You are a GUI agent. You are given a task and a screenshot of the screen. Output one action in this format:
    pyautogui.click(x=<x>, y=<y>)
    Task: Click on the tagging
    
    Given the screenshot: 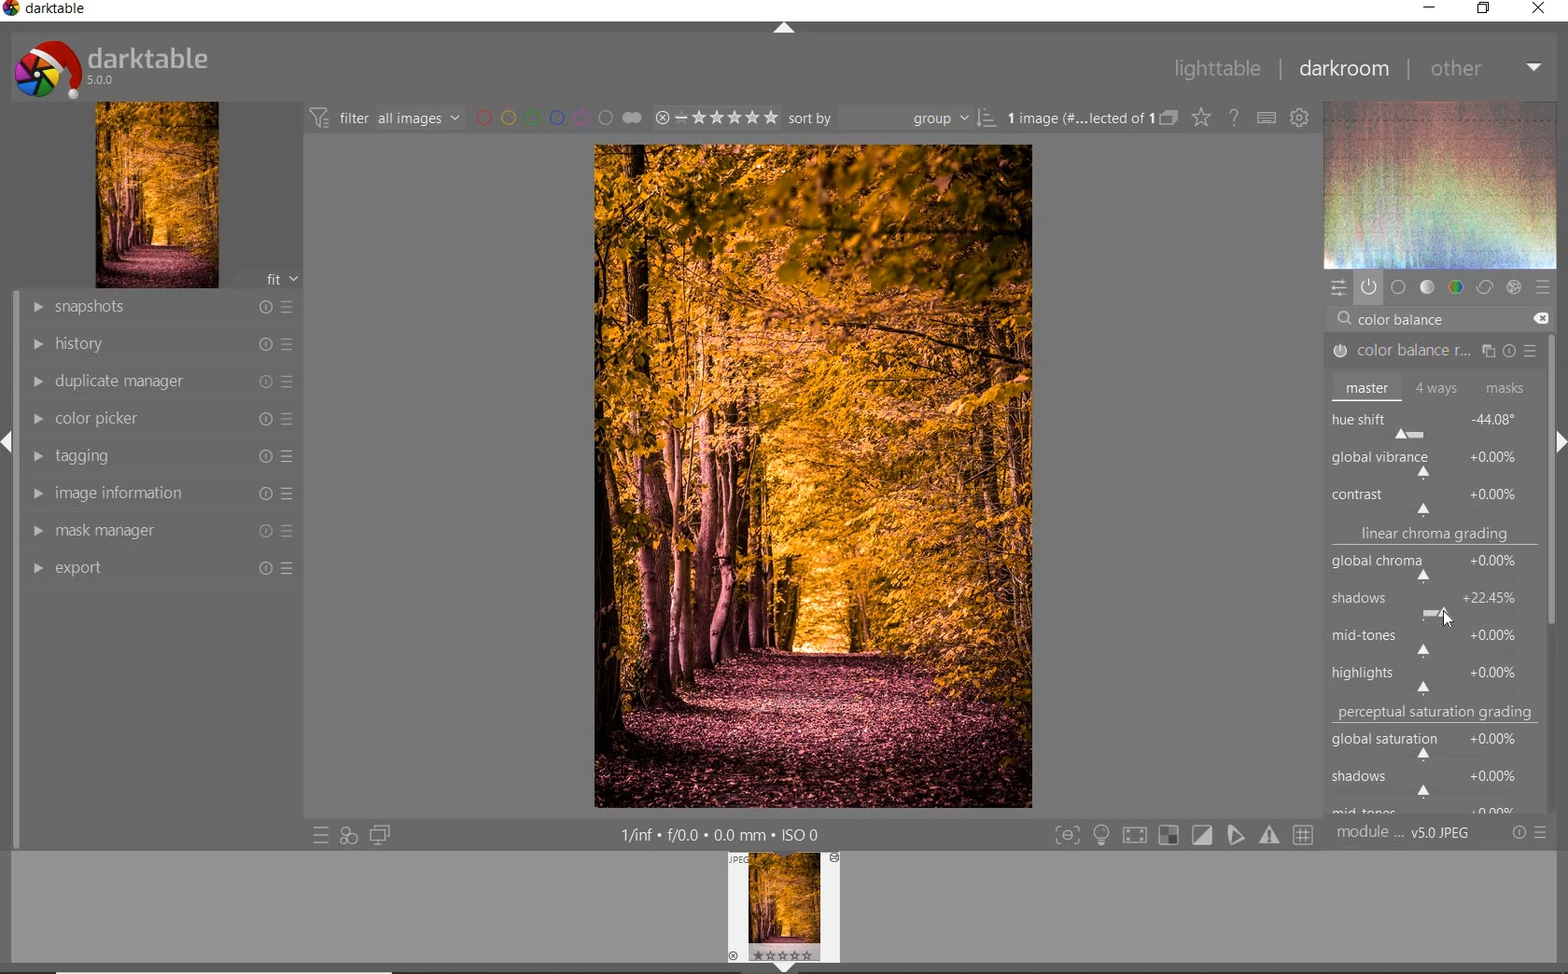 What is the action you would take?
    pyautogui.click(x=161, y=458)
    